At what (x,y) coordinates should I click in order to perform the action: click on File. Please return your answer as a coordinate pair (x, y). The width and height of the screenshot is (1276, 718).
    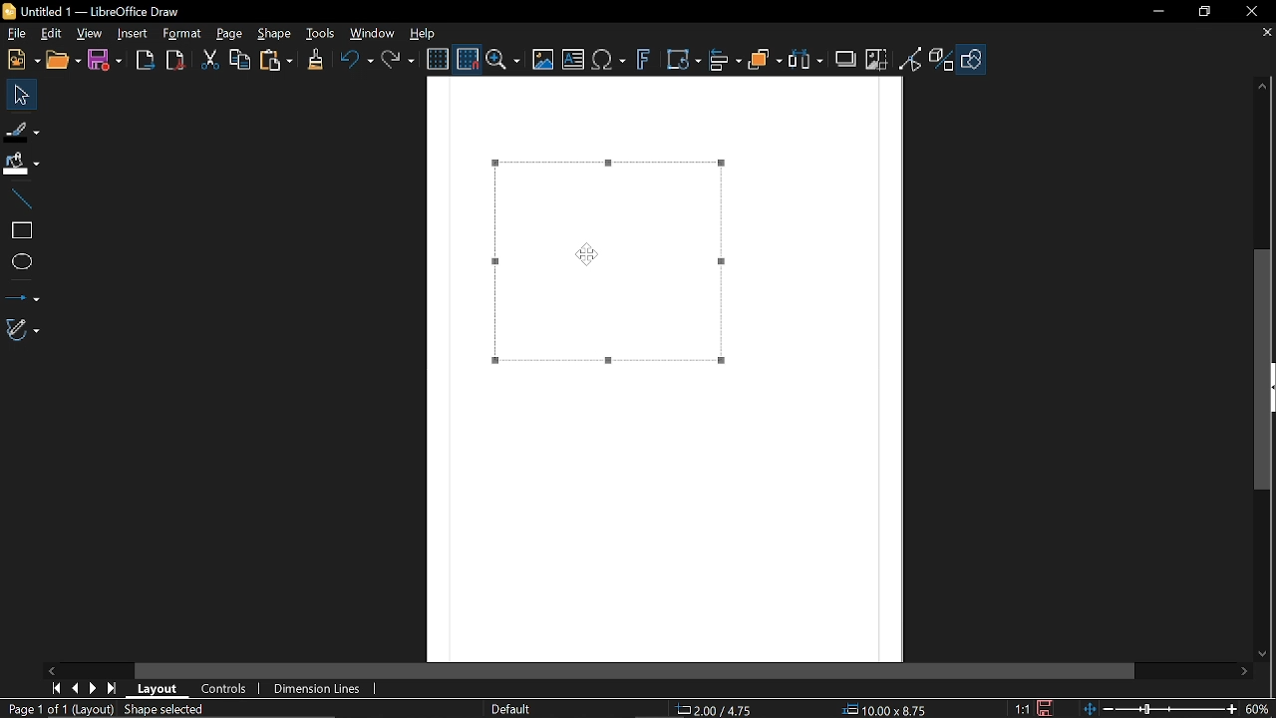
    Looking at the image, I should click on (16, 33).